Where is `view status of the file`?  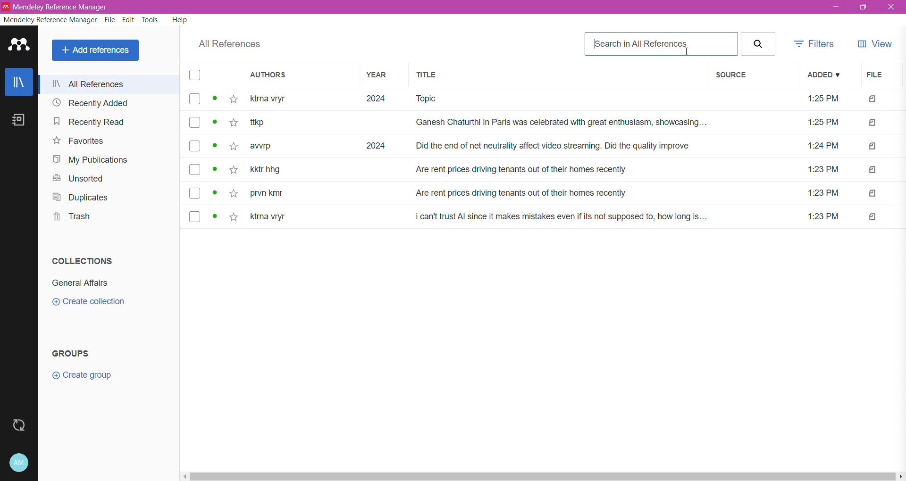 view status of the file is located at coordinates (215, 217).